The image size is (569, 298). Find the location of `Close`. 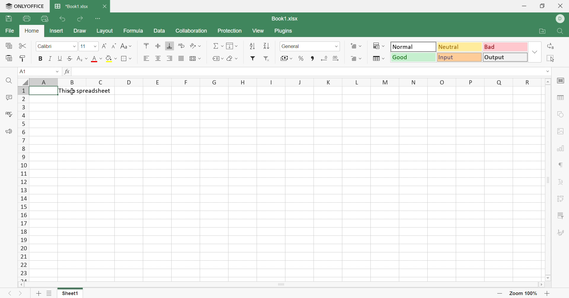

Close is located at coordinates (105, 7).